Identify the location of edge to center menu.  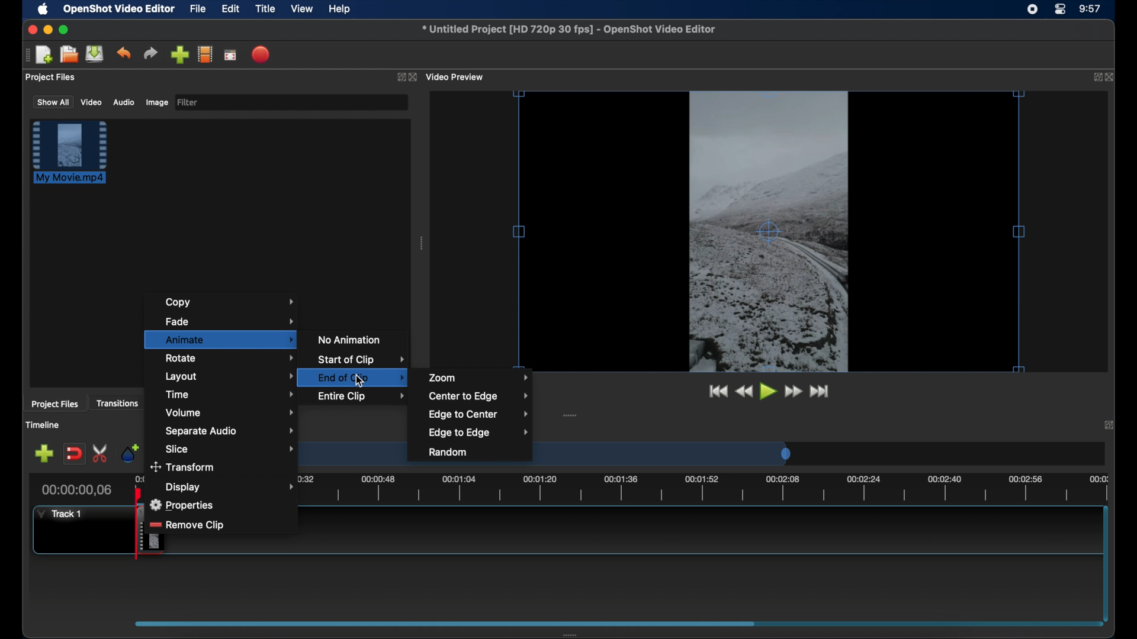
(479, 415).